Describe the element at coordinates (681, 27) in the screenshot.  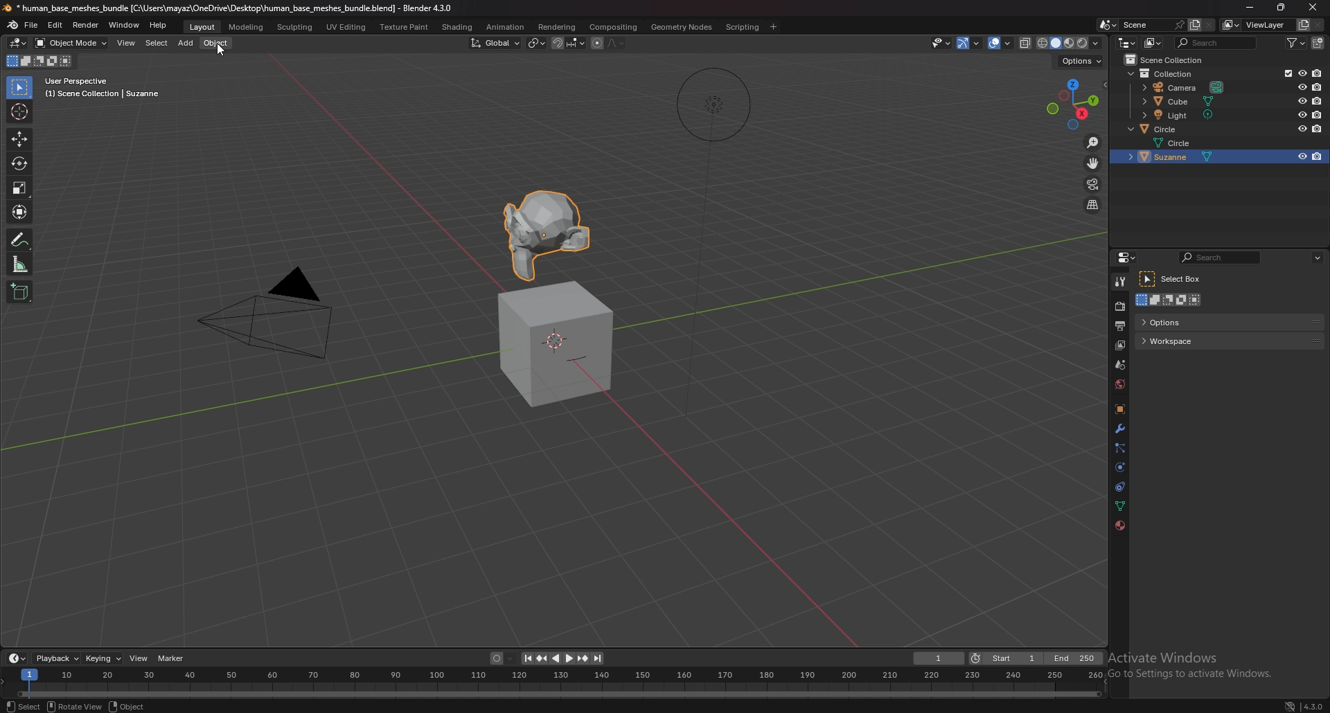
I see `geomtry nodes` at that location.